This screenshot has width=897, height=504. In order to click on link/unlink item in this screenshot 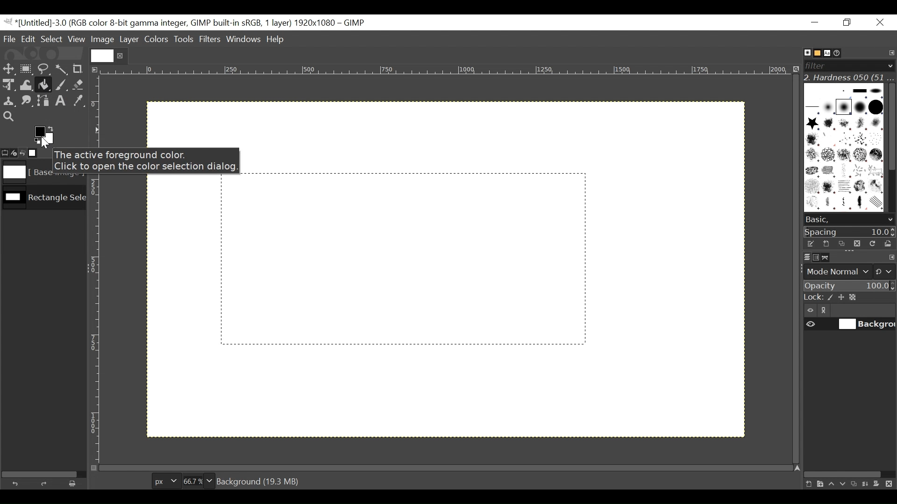, I will do `click(826, 312)`.